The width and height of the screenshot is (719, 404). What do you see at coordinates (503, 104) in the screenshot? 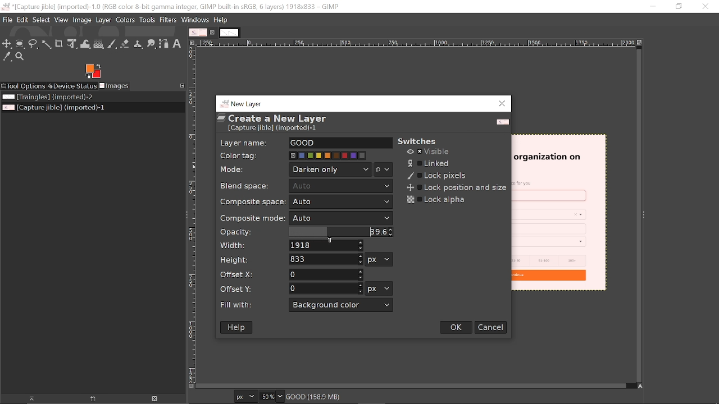
I see `Close` at bounding box center [503, 104].